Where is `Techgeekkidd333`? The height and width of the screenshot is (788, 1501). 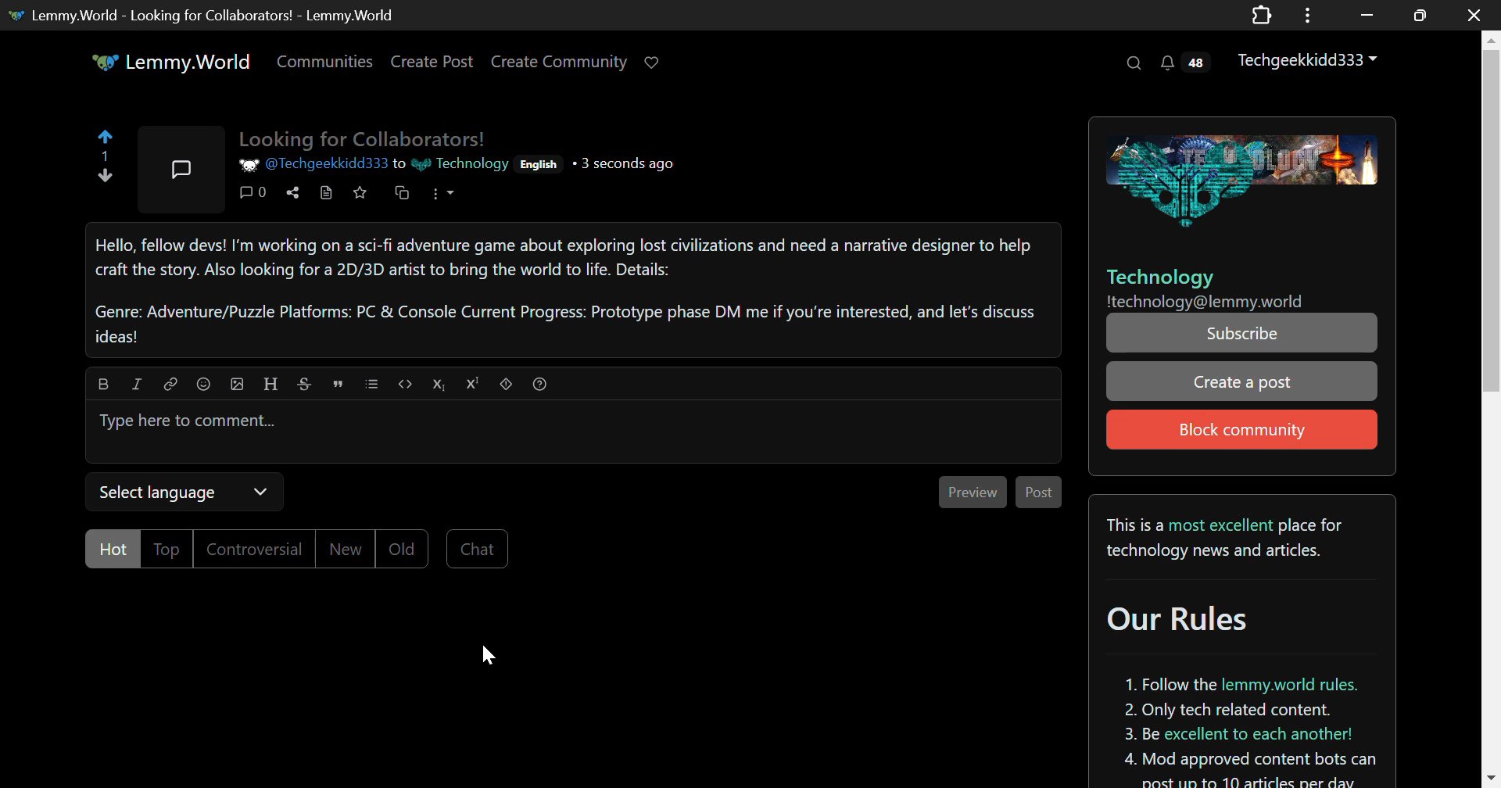
Techgeekkidd333 is located at coordinates (1309, 60).